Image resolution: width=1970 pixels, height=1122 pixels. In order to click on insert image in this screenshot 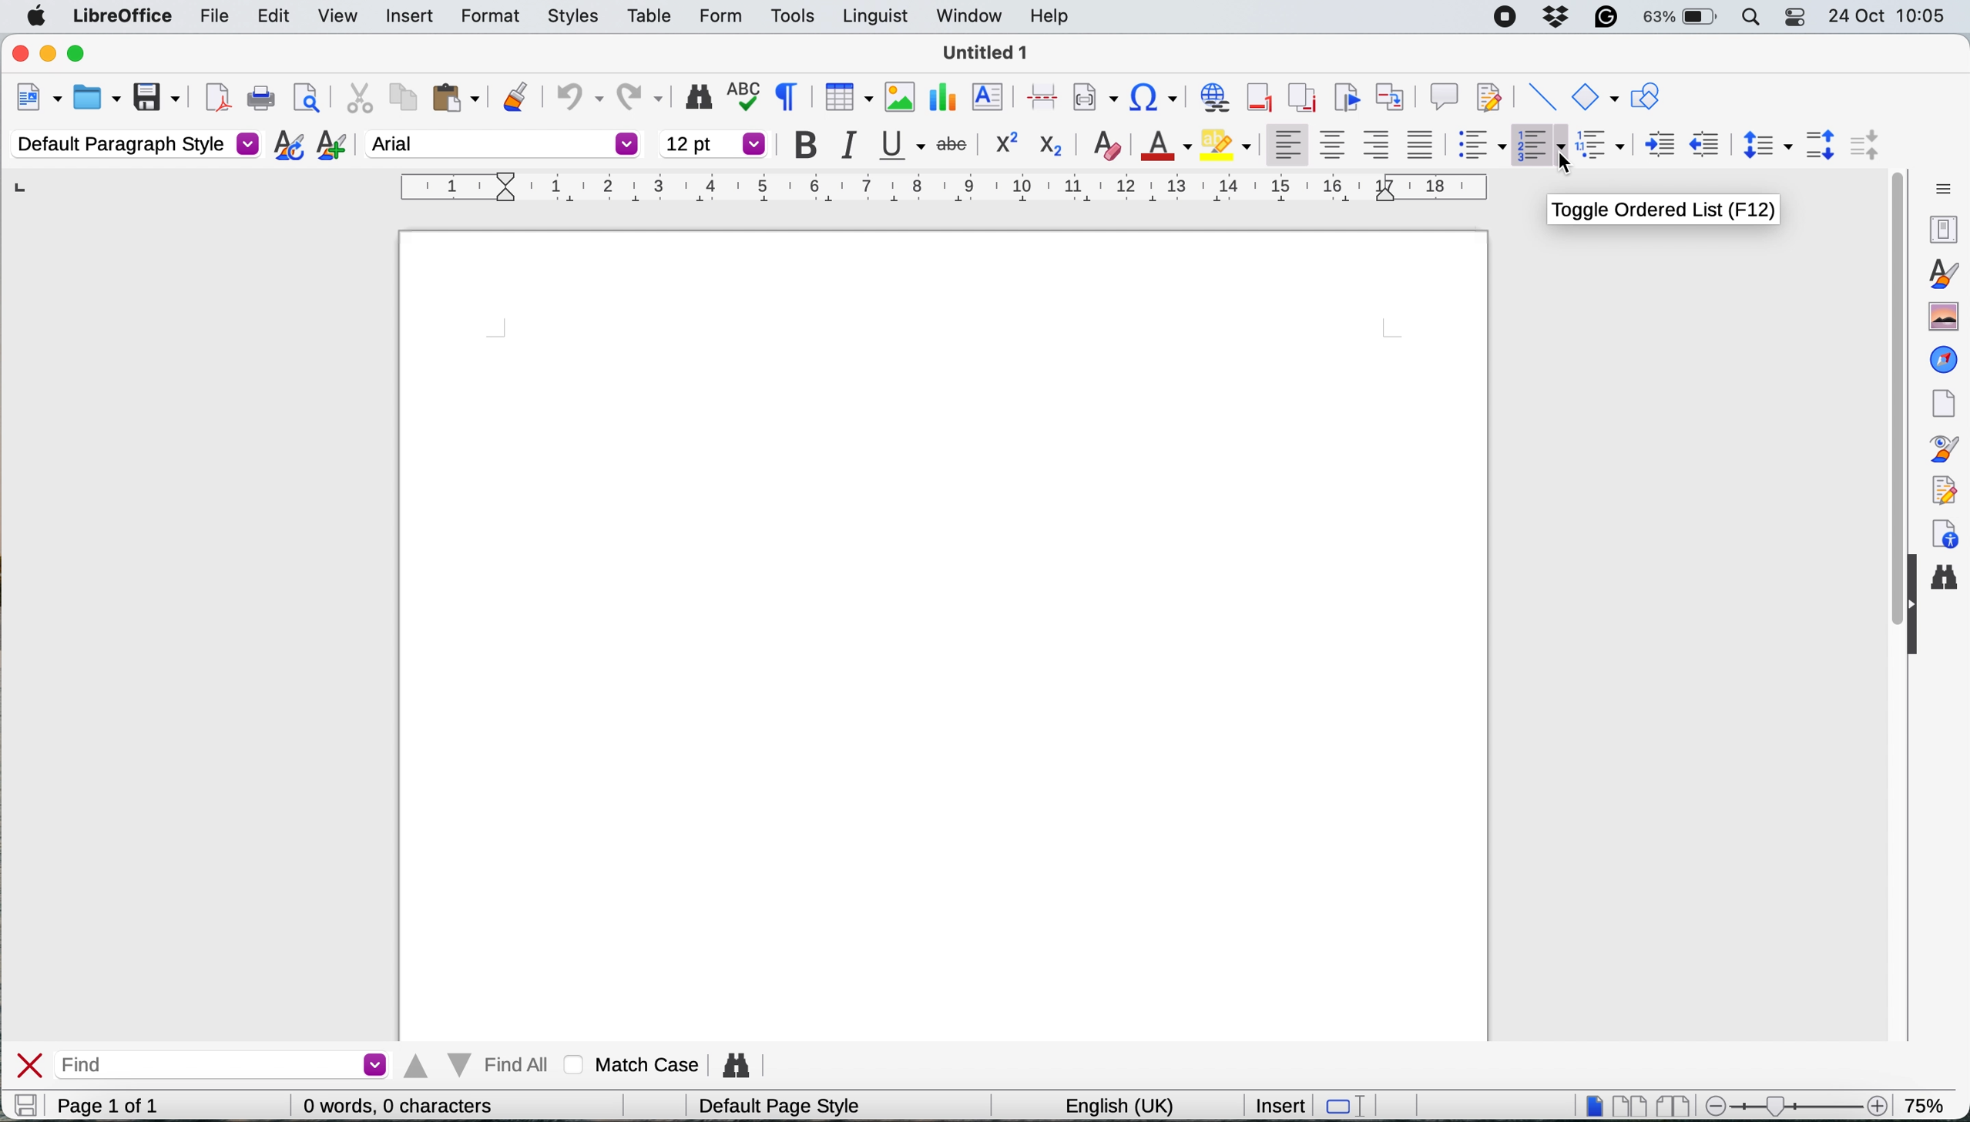, I will do `click(897, 96)`.